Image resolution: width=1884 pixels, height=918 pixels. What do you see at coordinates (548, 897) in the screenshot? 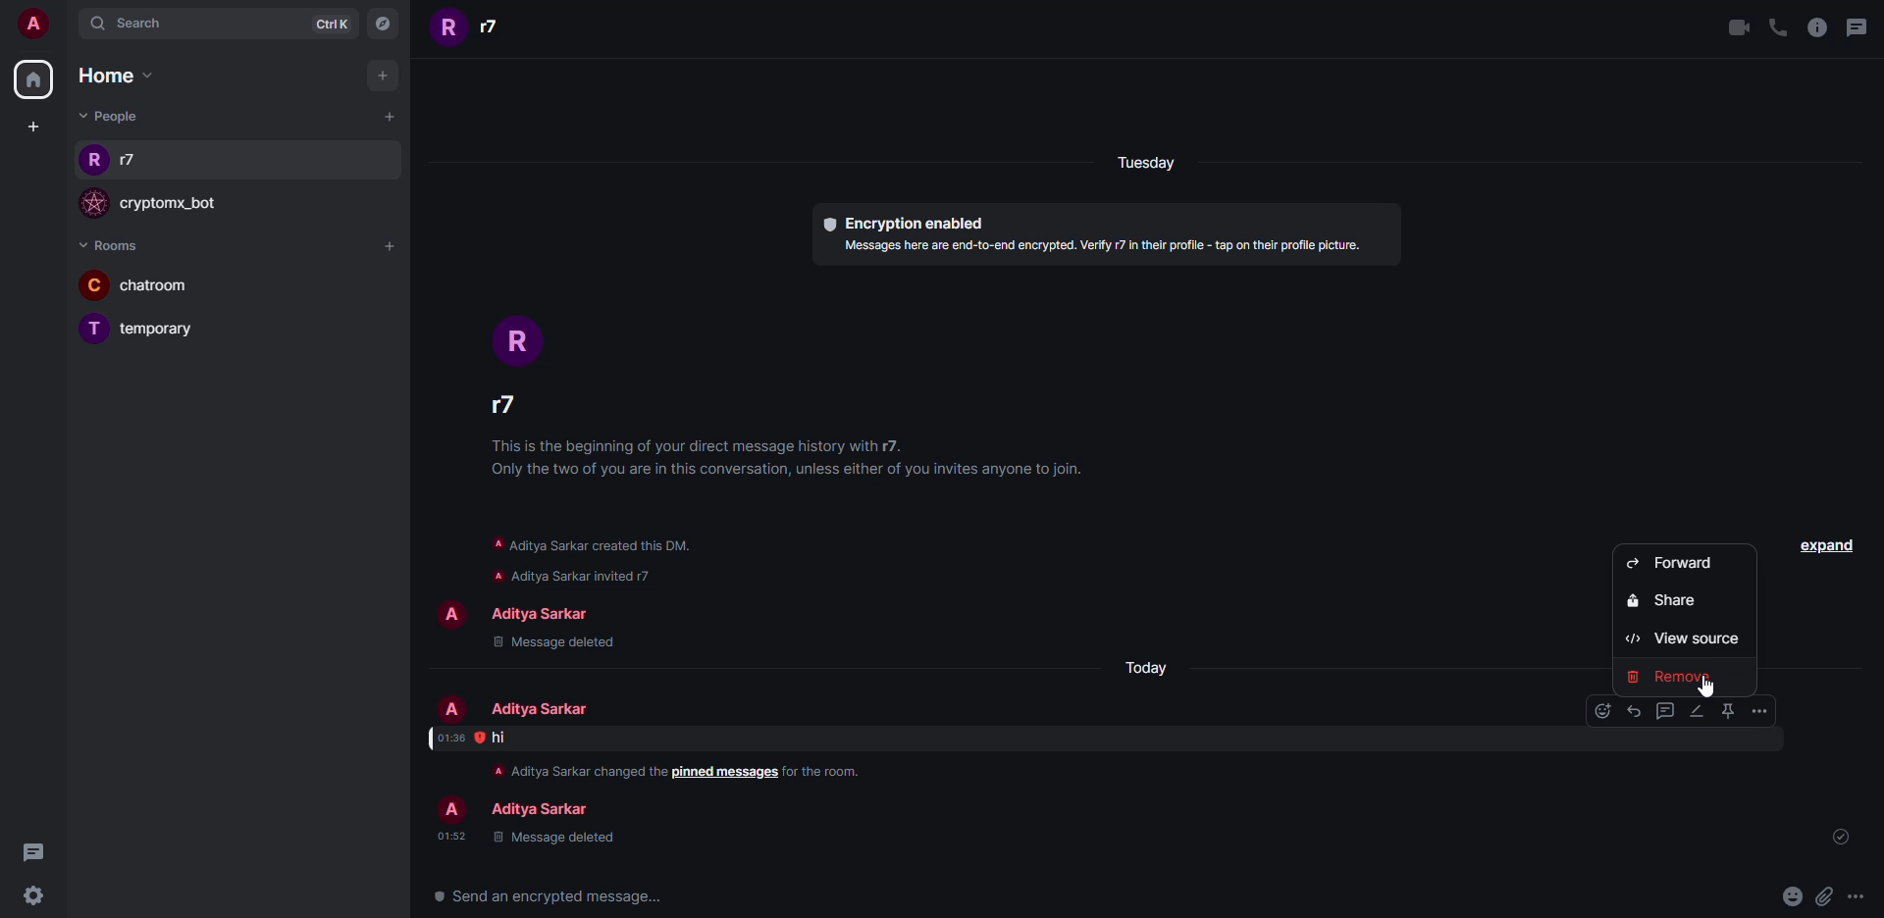
I see `send encrypted message` at bounding box center [548, 897].